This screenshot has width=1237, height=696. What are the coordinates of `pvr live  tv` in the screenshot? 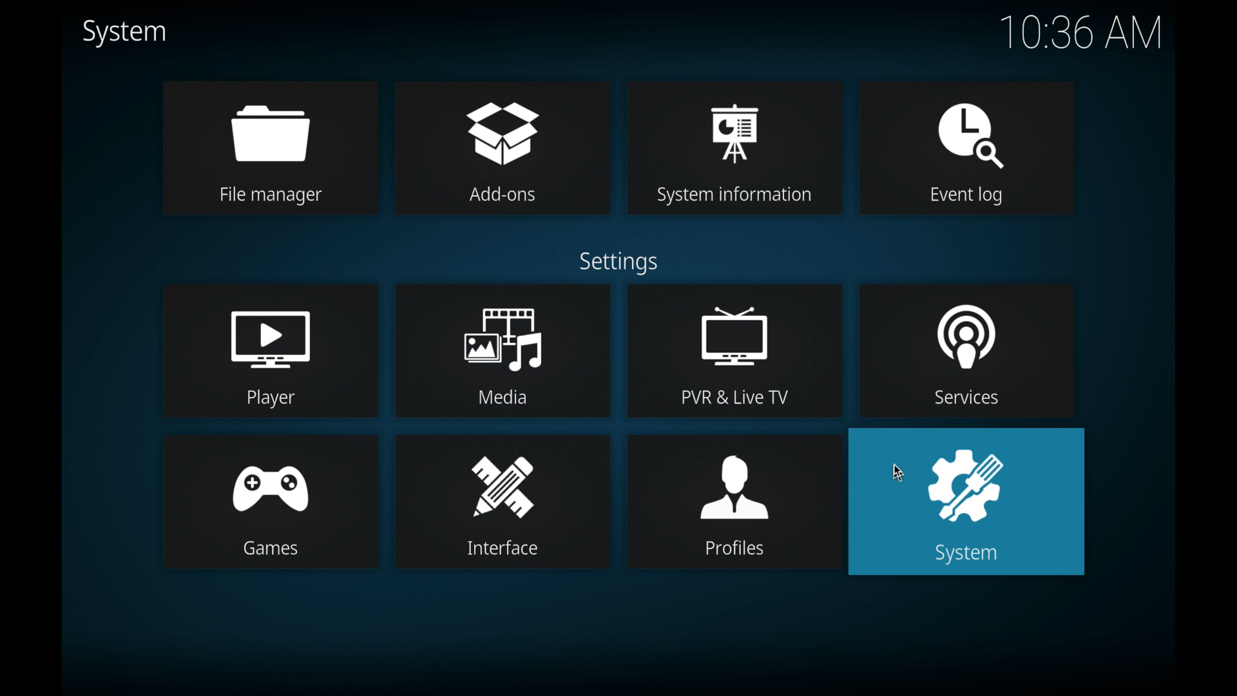 It's located at (735, 351).